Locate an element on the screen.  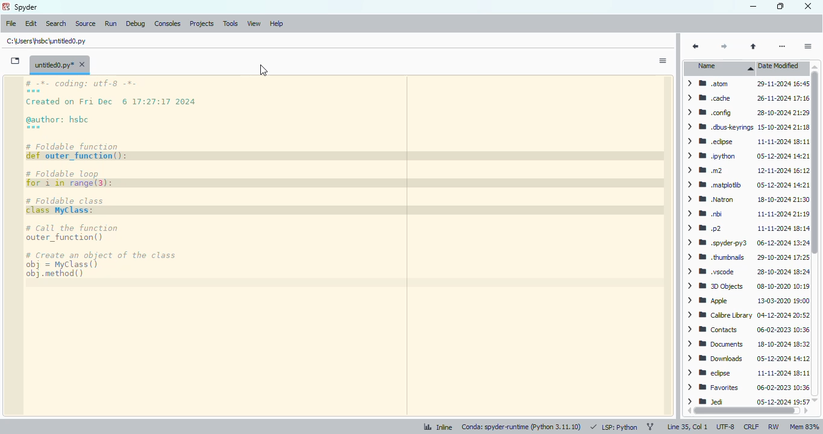
name is located at coordinates (720, 68).